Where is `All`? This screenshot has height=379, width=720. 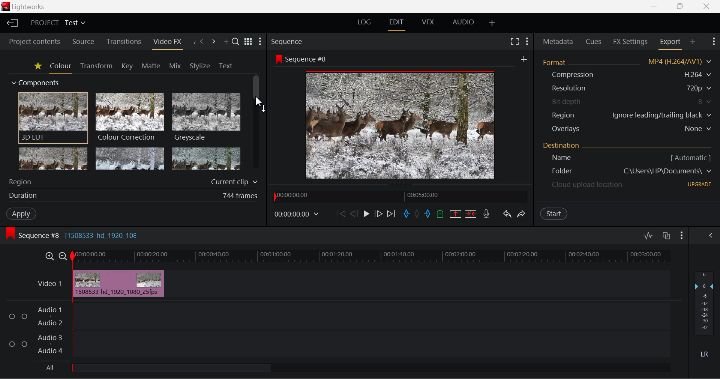 All is located at coordinates (50, 367).